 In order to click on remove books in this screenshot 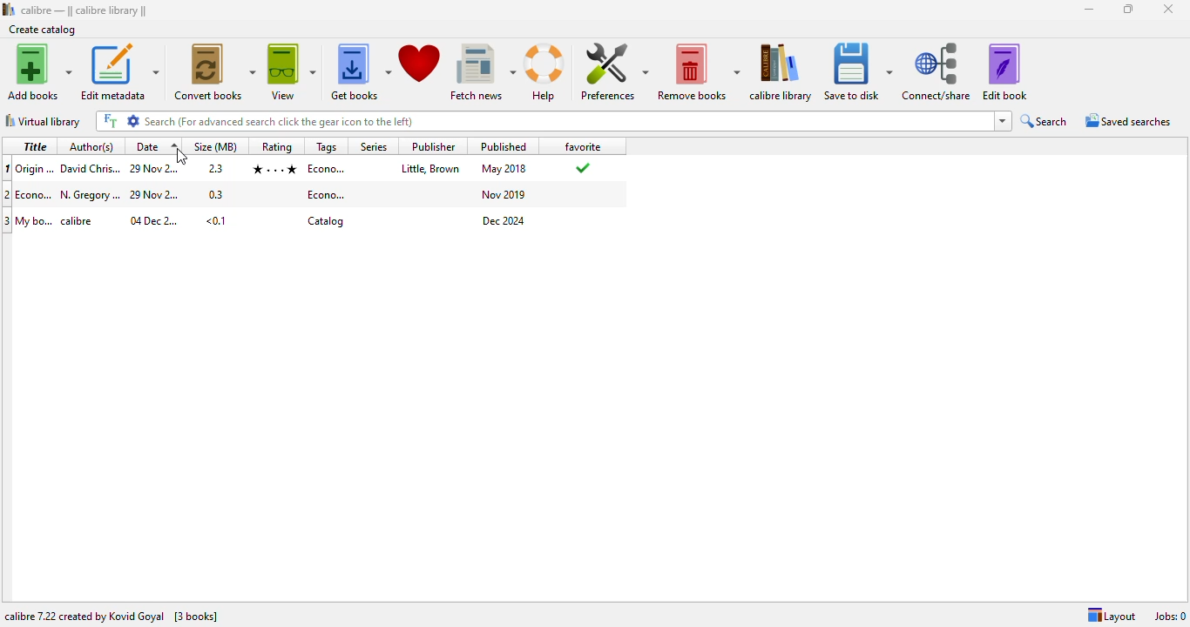, I will do `click(698, 72)`.